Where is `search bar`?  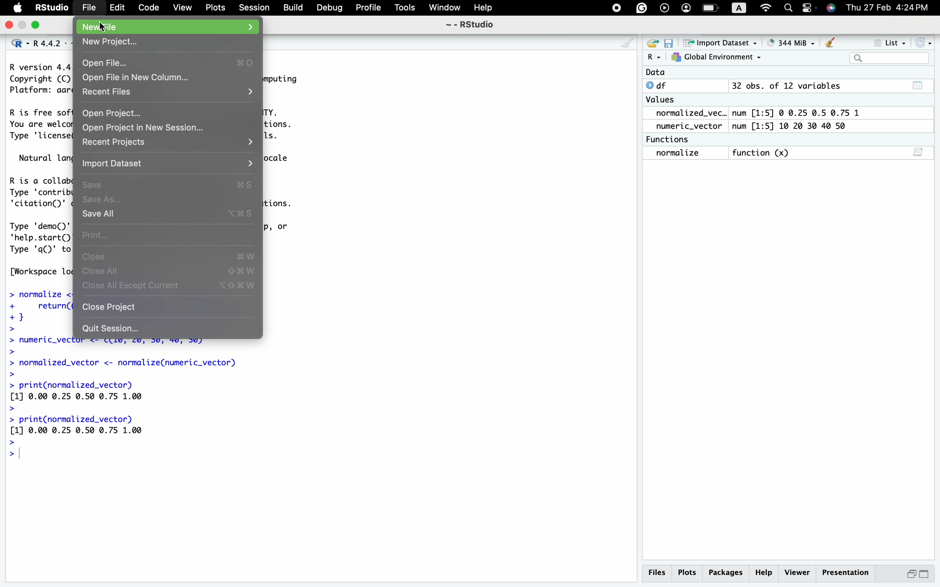 search bar is located at coordinates (888, 58).